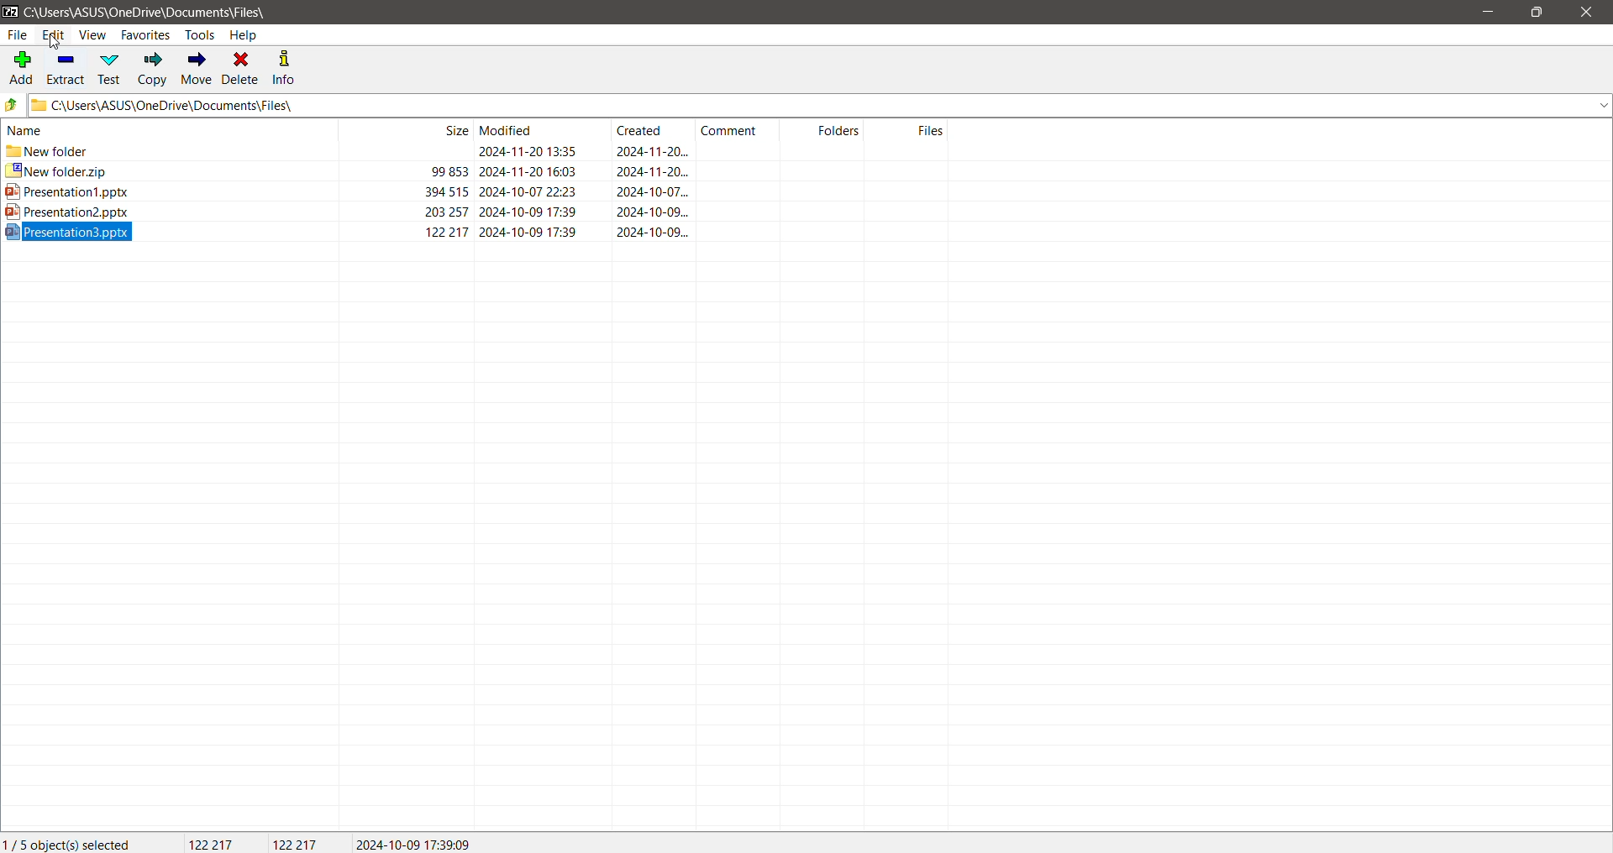 The width and height of the screenshot is (1613, 853). Describe the element at coordinates (10, 10) in the screenshot. I see `Application Logo` at that location.